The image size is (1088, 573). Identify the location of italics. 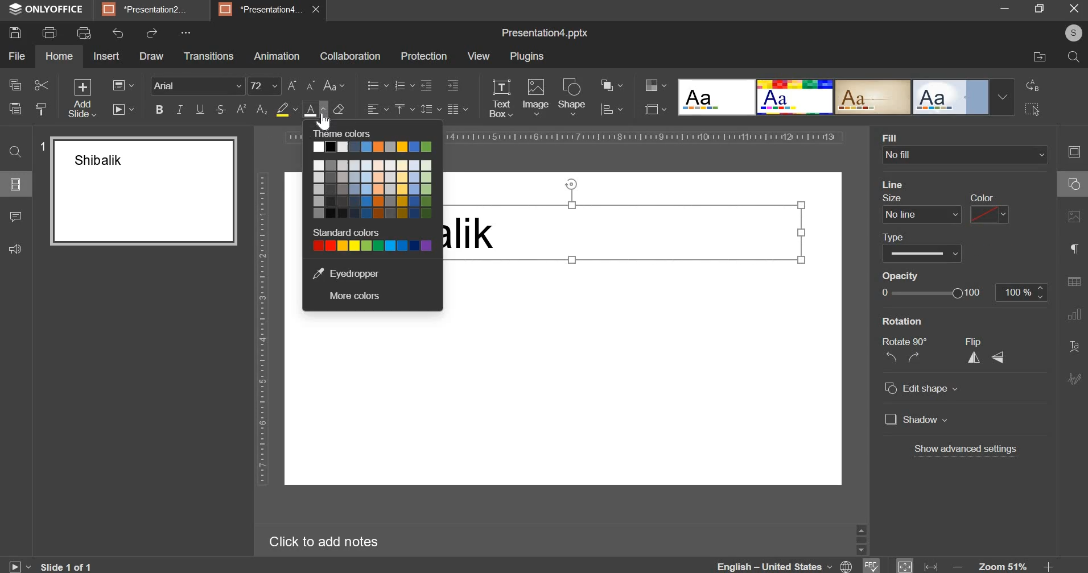
(180, 109).